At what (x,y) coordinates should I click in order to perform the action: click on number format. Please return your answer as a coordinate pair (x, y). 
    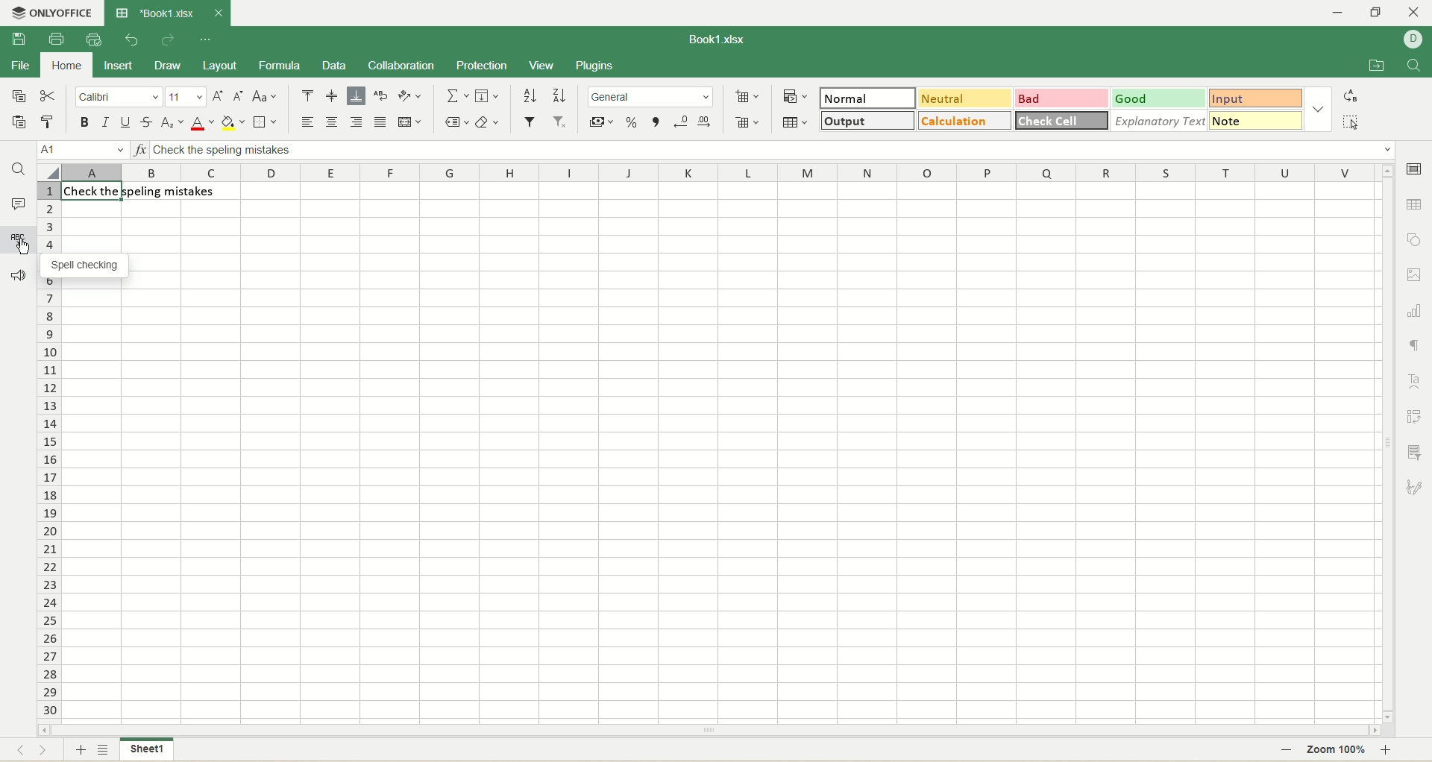
    Looking at the image, I should click on (650, 96).